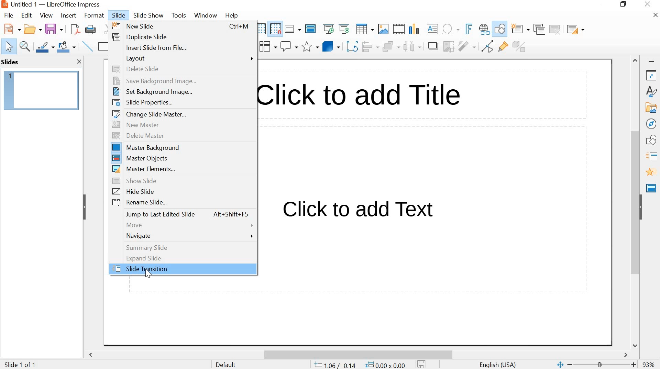  I want to click on Toggle Point Edit Mode, so click(489, 46).